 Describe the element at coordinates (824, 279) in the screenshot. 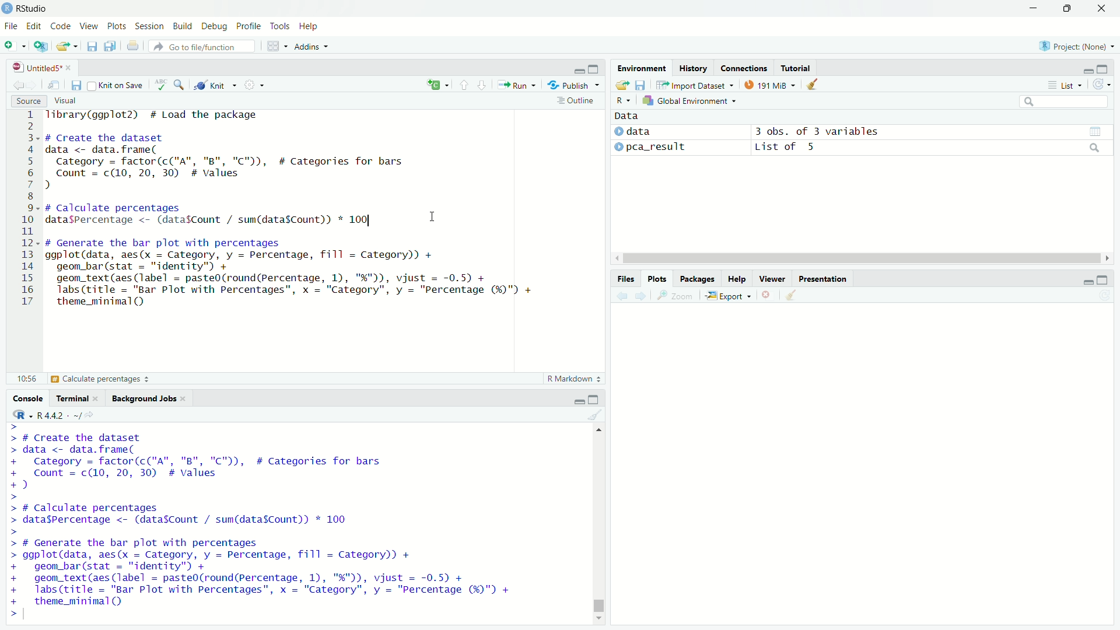

I see `presentation` at that location.